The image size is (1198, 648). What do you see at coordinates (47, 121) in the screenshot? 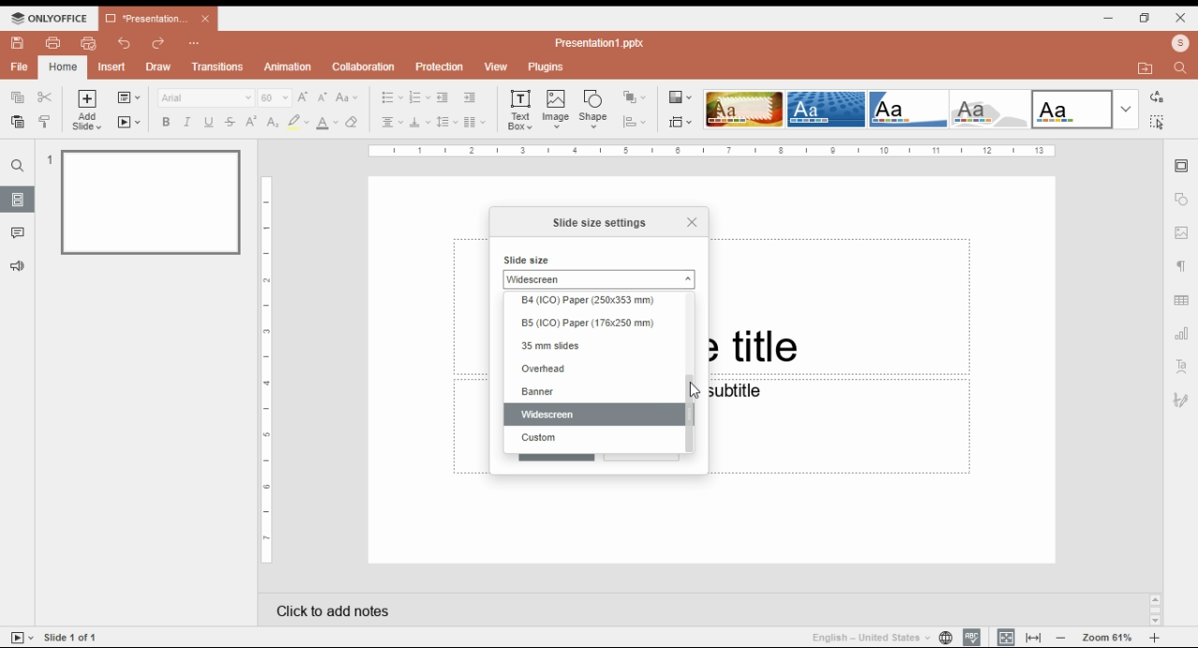
I see `copy style` at bounding box center [47, 121].